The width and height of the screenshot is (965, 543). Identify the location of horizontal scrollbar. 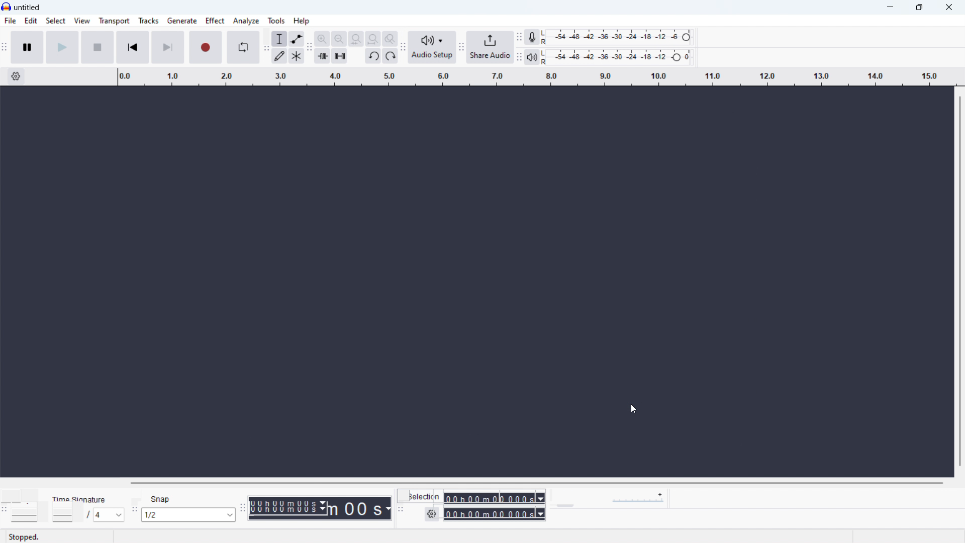
(538, 483).